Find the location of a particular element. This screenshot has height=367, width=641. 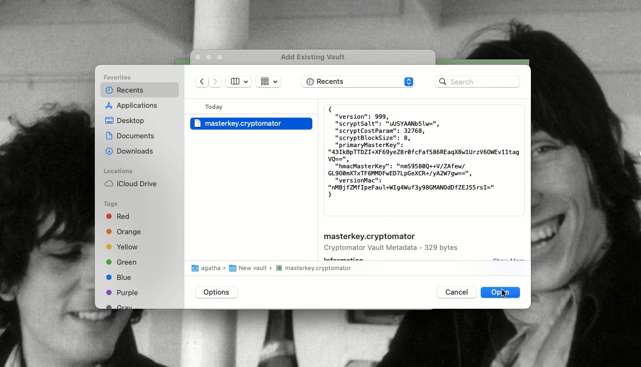

Orange is located at coordinates (124, 233).